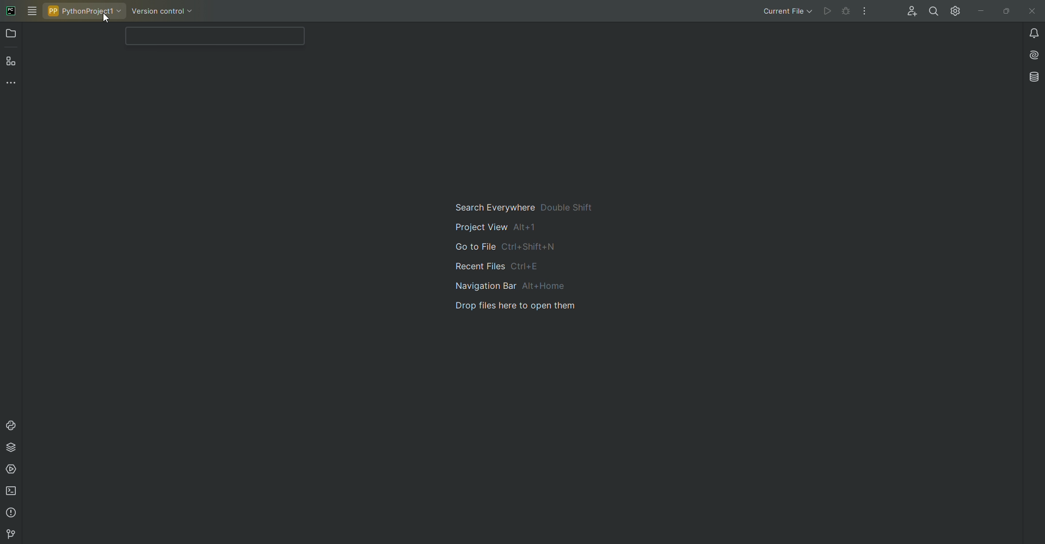 Image resolution: width=1045 pixels, height=544 pixels. I want to click on Options, so click(865, 11).